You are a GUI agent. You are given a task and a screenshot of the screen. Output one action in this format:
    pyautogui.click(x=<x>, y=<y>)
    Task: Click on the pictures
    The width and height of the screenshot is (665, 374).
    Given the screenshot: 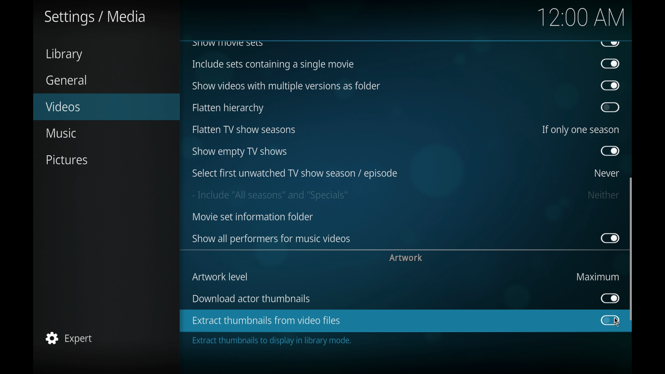 What is the action you would take?
    pyautogui.click(x=69, y=160)
    